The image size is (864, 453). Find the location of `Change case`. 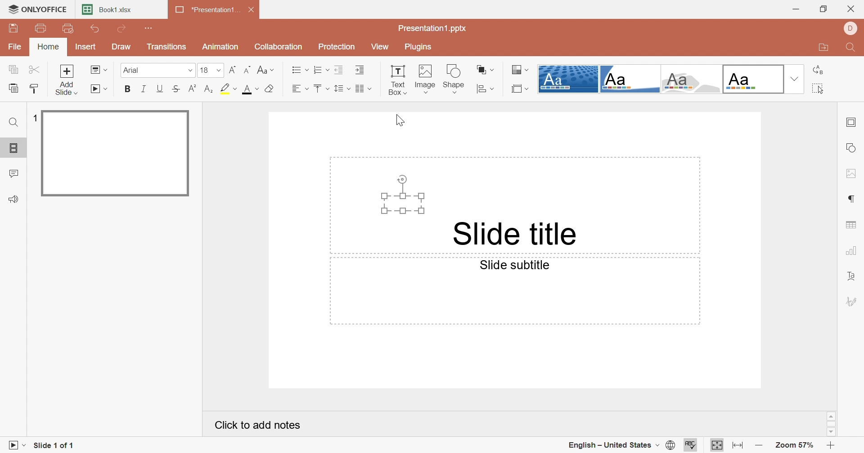

Change case is located at coordinates (265, 70).